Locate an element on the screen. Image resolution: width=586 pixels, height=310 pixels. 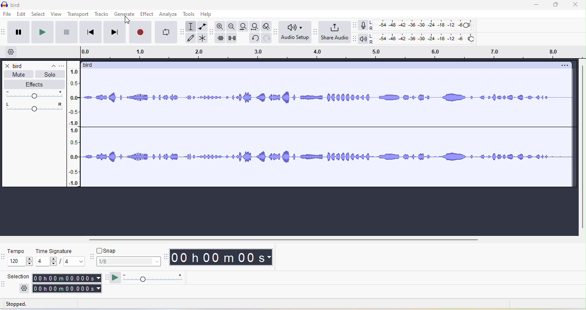
audacity transport toolbar  is located at coordinates (4, 33).